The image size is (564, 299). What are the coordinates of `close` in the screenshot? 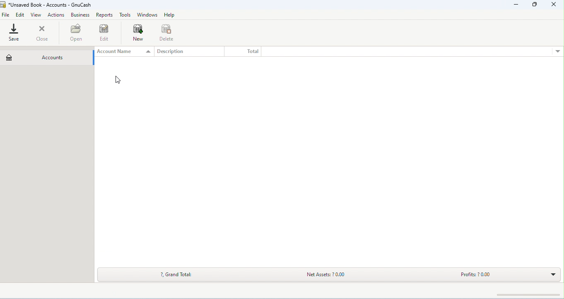 It's located at (554, 4).